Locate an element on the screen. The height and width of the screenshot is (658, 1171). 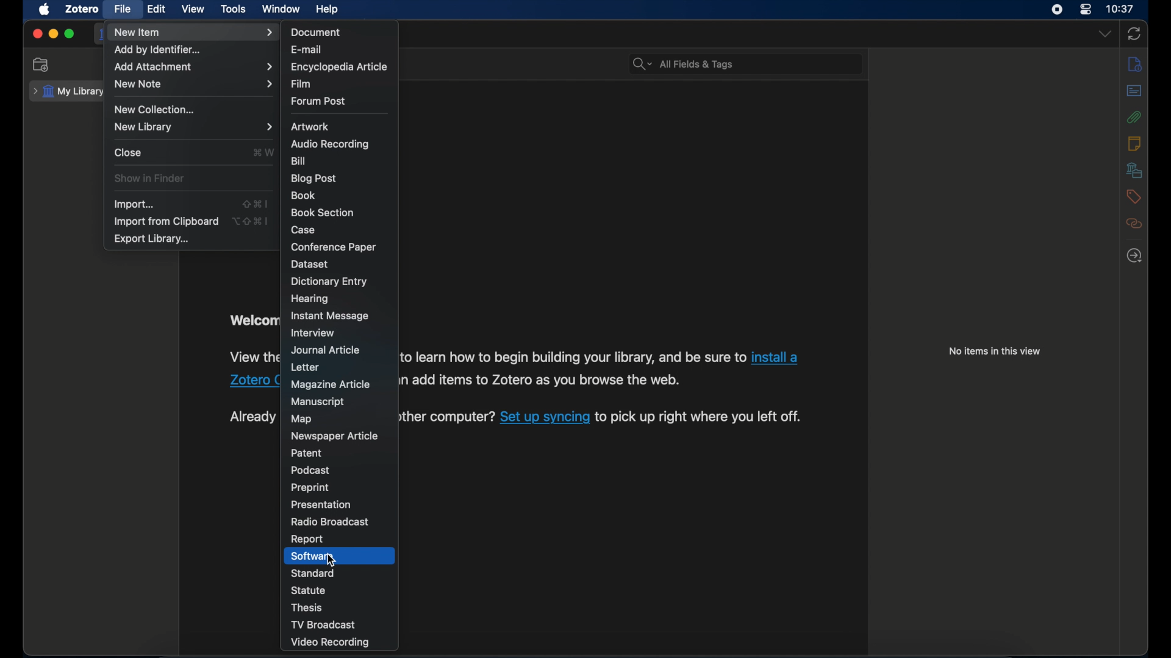
preprint is located at coordinates (309, 488).